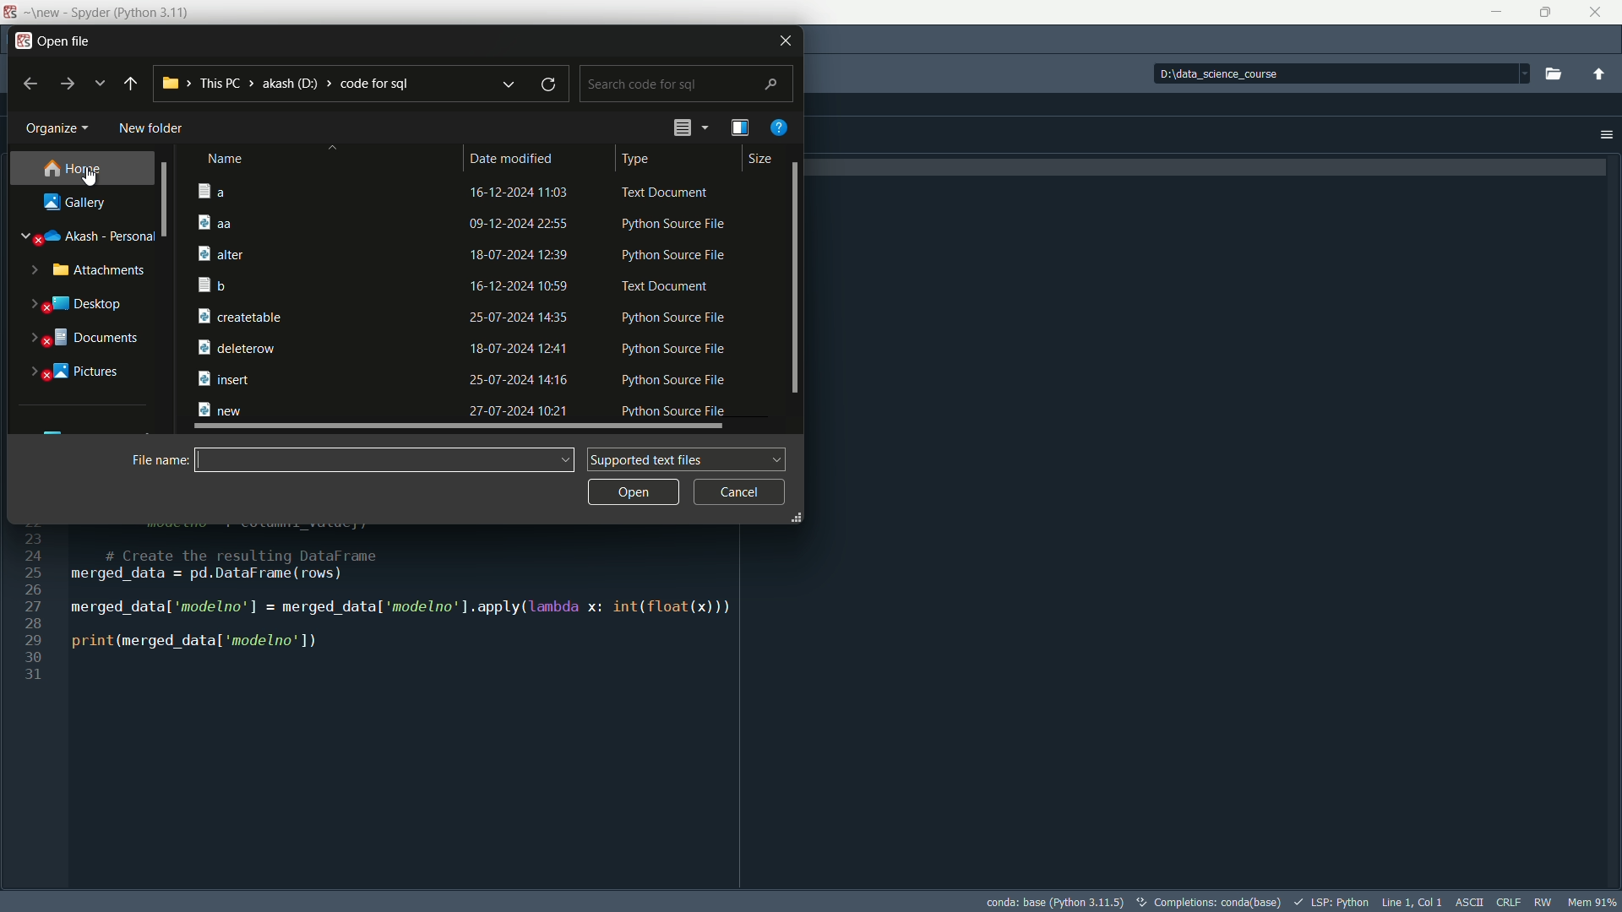  I want to click on Vertical Scroll bar, so click(167, 200).